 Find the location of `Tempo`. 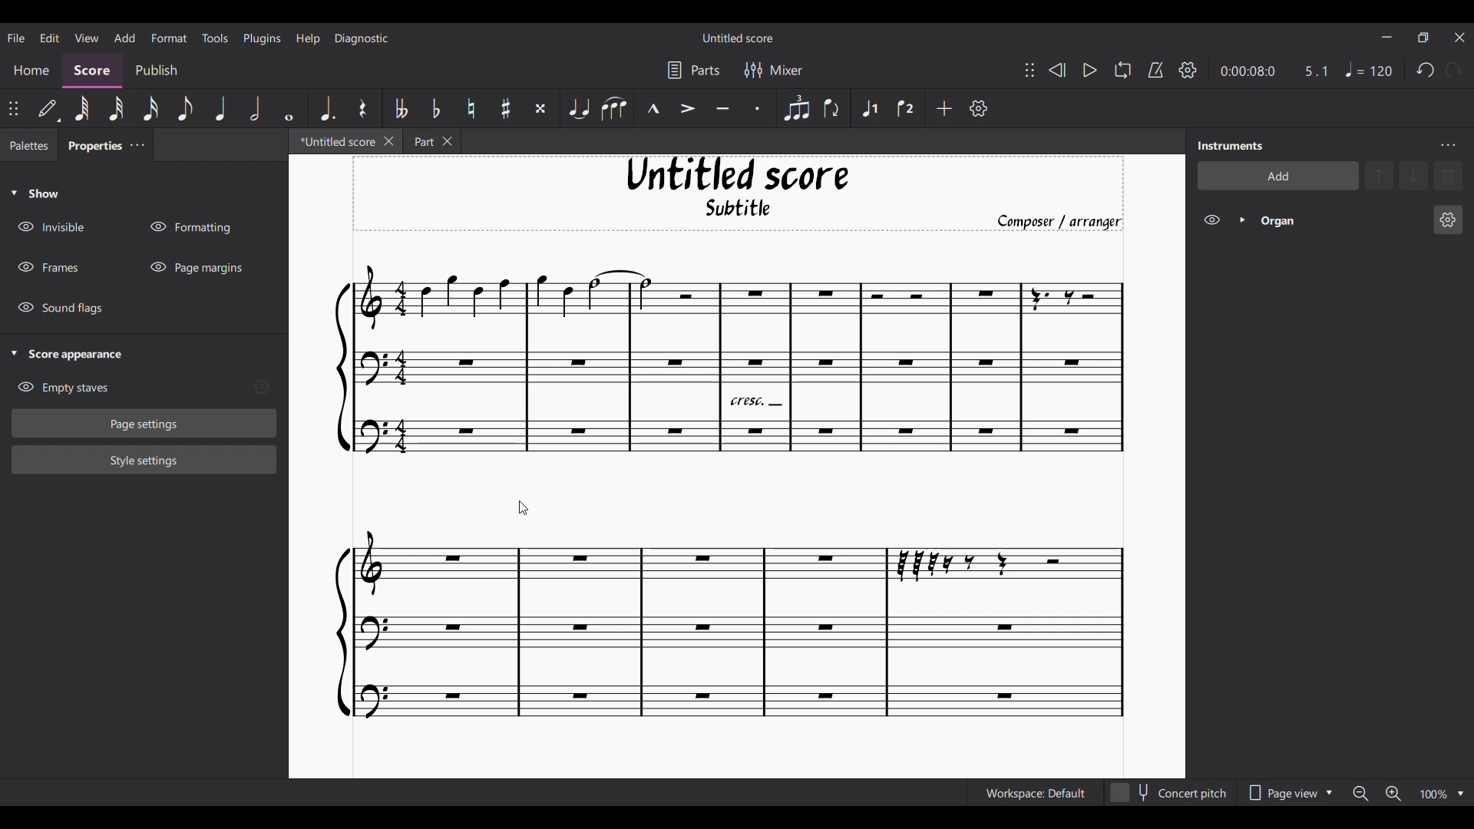

Tempo is located at coordinates (1369, 70).